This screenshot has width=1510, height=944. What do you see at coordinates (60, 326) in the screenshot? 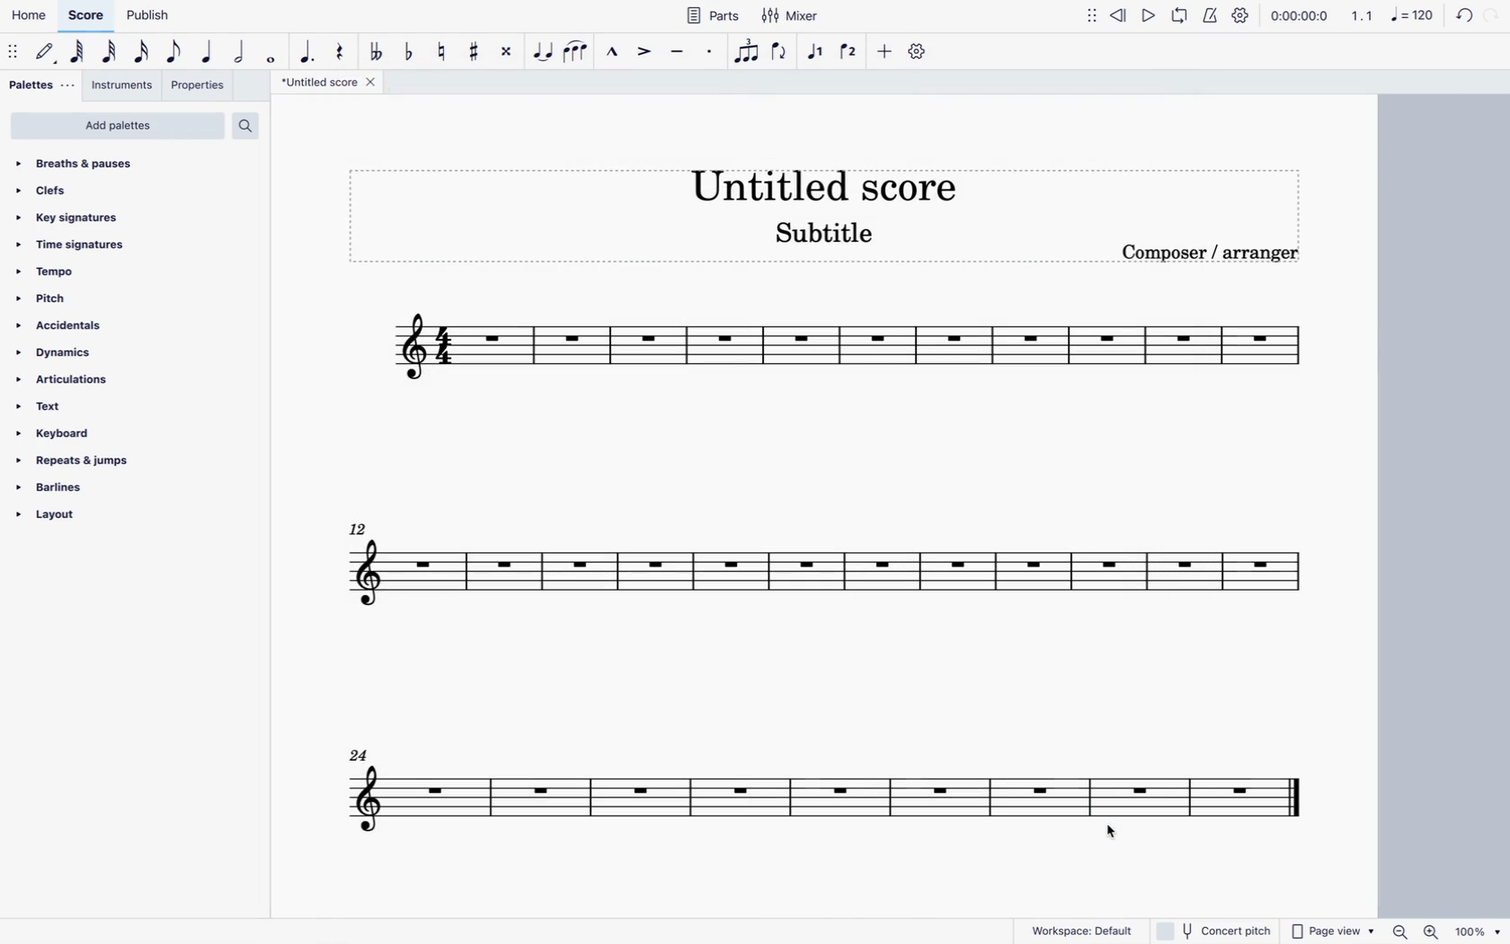
I see `accidentals` at bounding box center [60, 326].